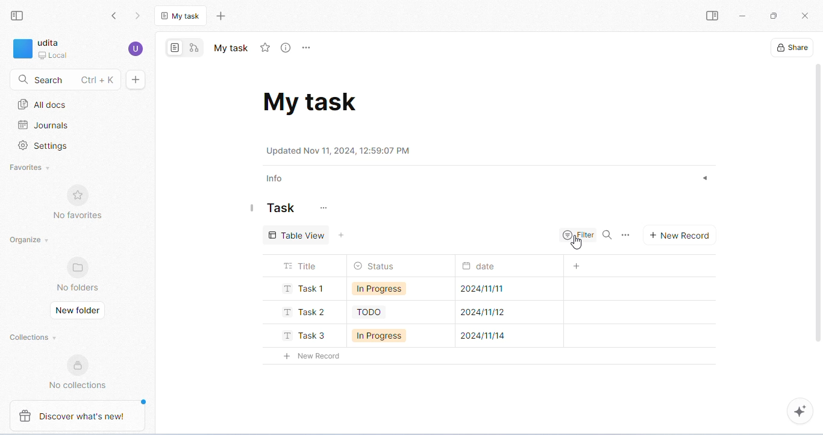 The image size is (823, 435). What do you see at coordinates (344, 236) in the screenshot?
I see `add view` at bounding box center [344, 236].